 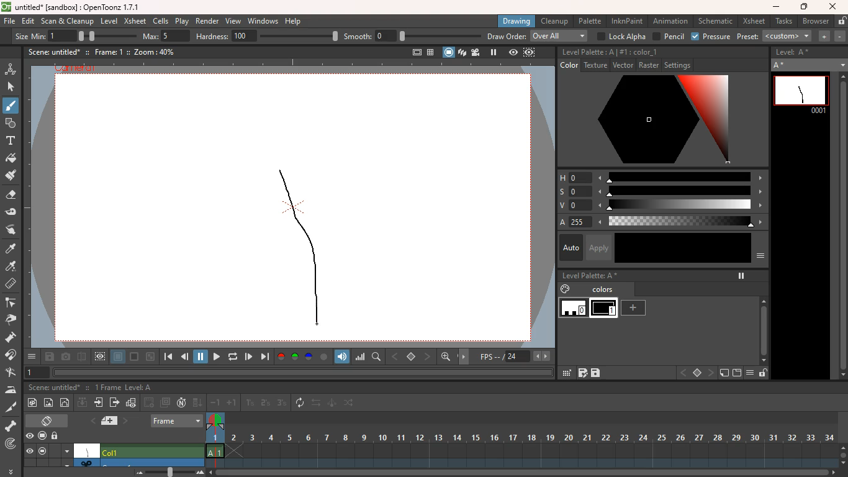 What do you see at coordinates (11, 445) in the screenshot?
I see `locate` at bounding box center [11, 445].